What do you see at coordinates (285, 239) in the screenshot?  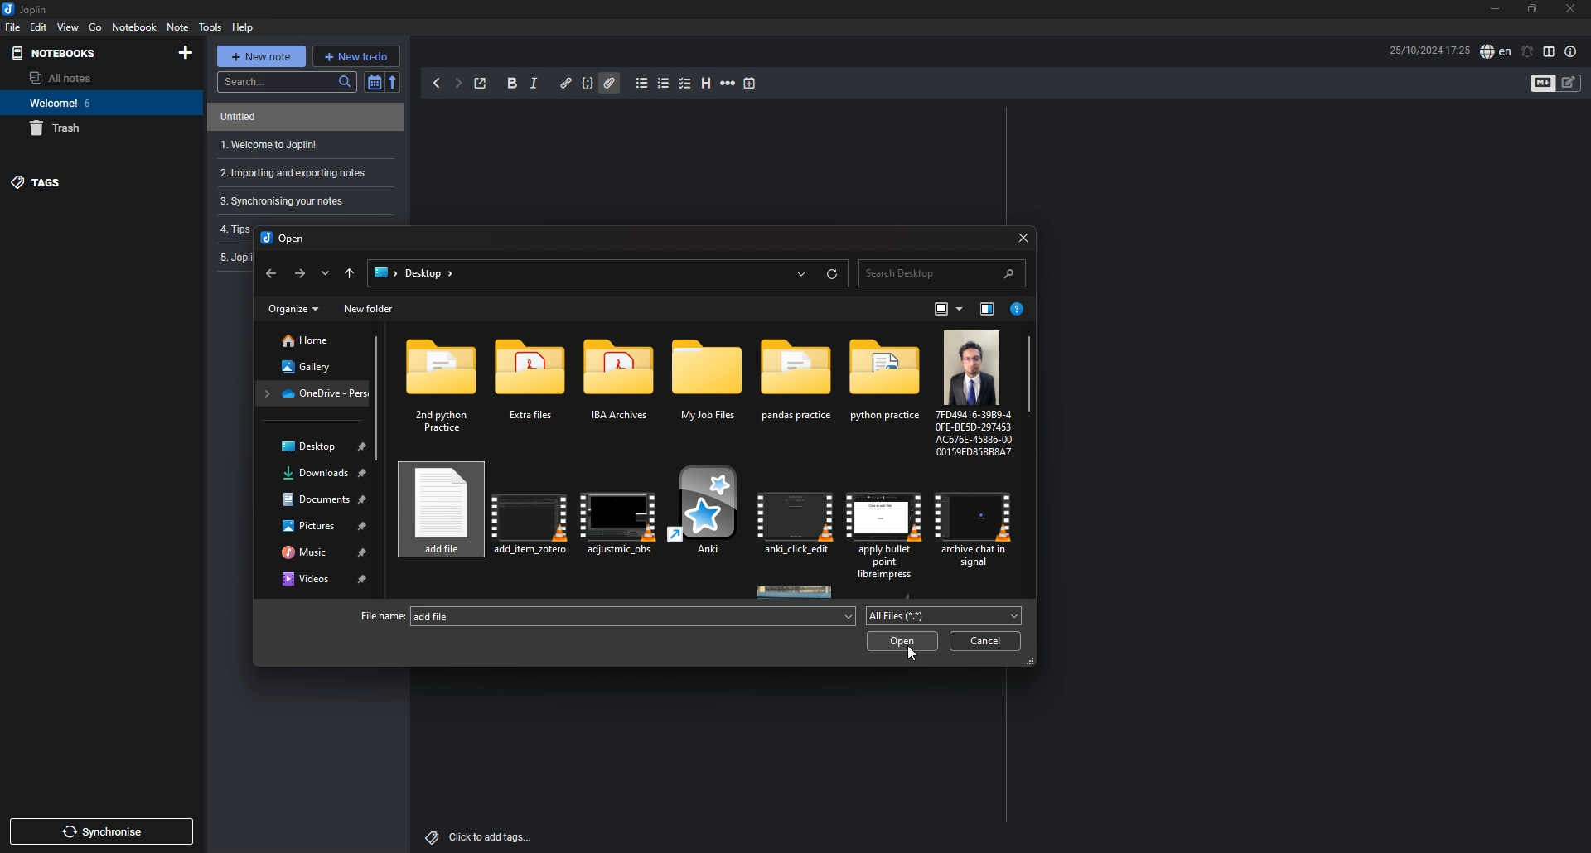 I see `open` at bounding box center [285, 239].